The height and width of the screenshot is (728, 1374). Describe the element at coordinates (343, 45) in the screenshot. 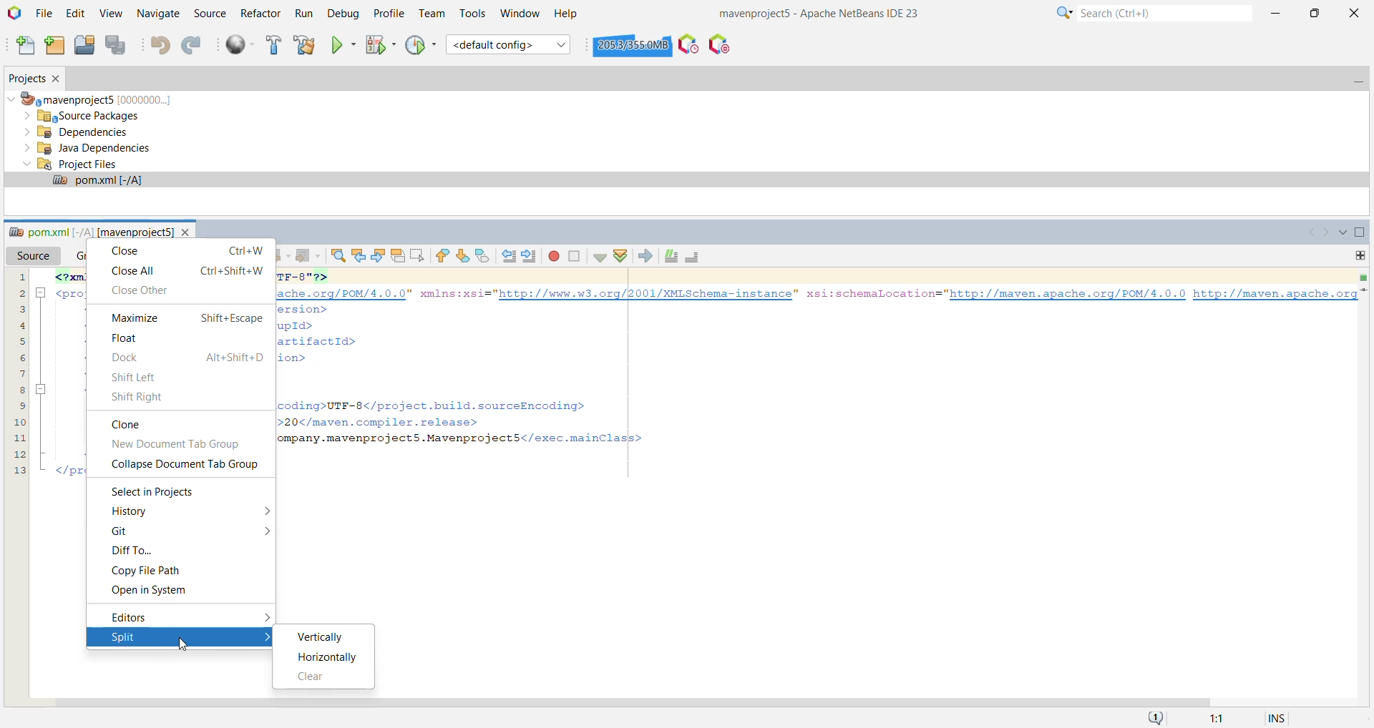

I see `Run Project` at that location.